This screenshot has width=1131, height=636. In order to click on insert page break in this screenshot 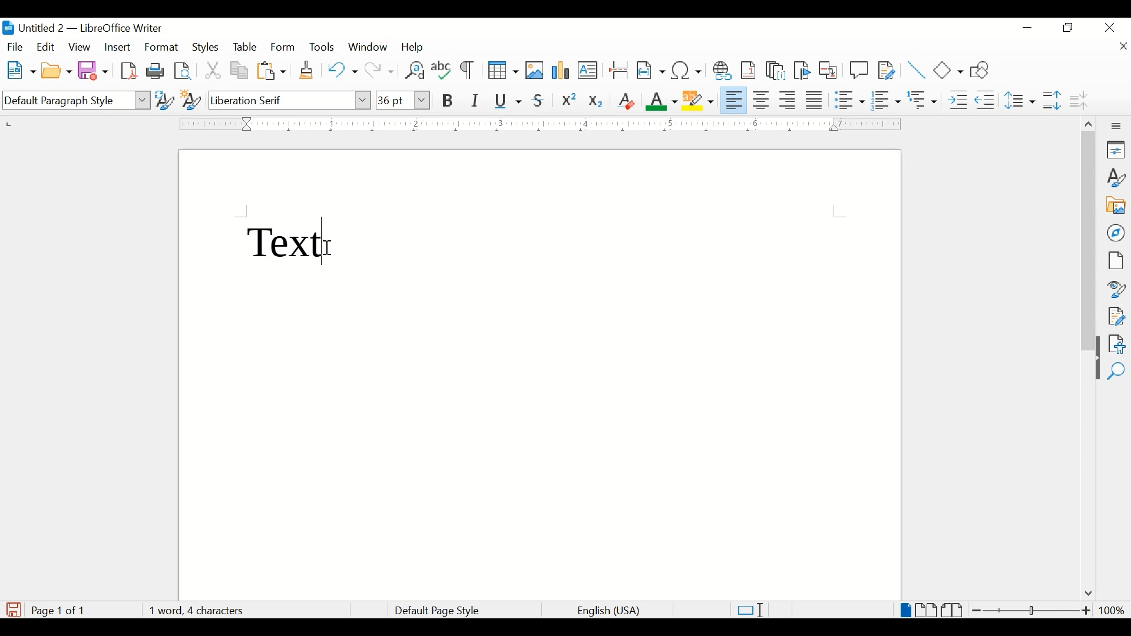, I will do `click(619, 69)`.